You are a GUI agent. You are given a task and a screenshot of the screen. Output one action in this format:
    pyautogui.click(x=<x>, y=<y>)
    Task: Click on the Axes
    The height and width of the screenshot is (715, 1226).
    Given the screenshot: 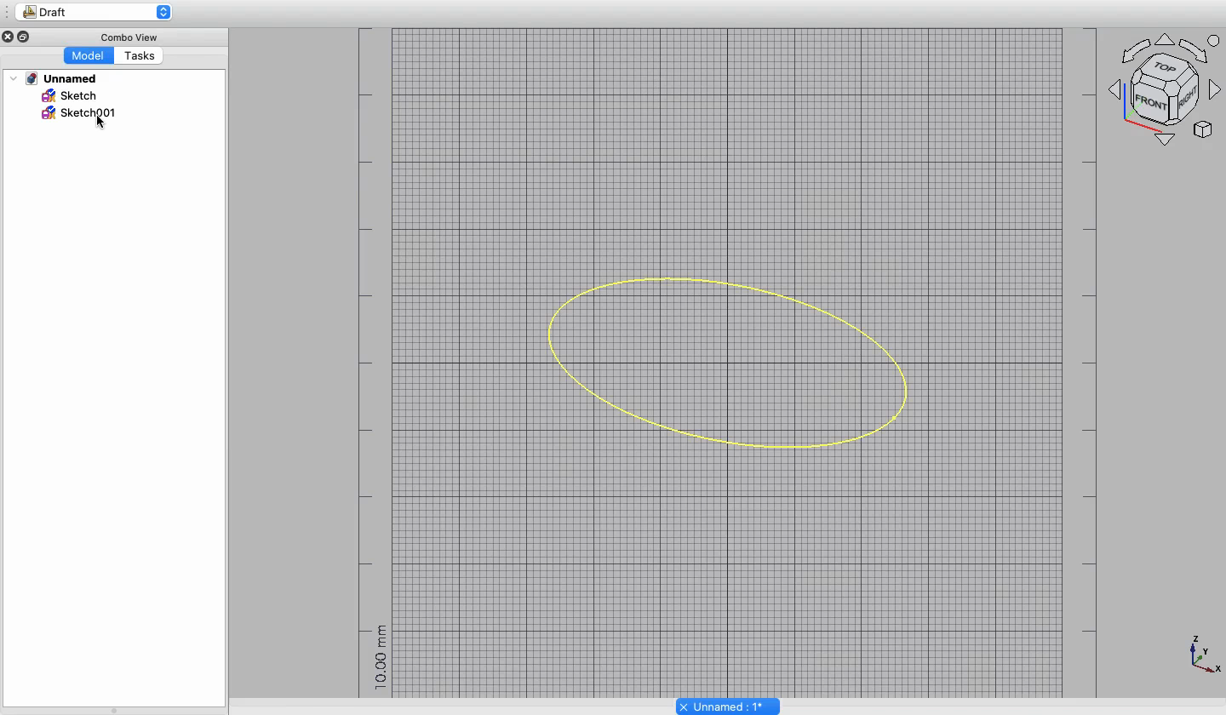 What is the action you would take?
    pyautogui.click(x=1204, y=658)
    